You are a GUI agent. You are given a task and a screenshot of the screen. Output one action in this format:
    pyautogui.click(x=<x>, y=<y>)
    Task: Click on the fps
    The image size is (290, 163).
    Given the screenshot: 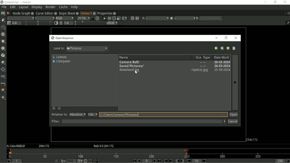 What is the action you would take?
    pyautogui.click(x=63, y=161)
    